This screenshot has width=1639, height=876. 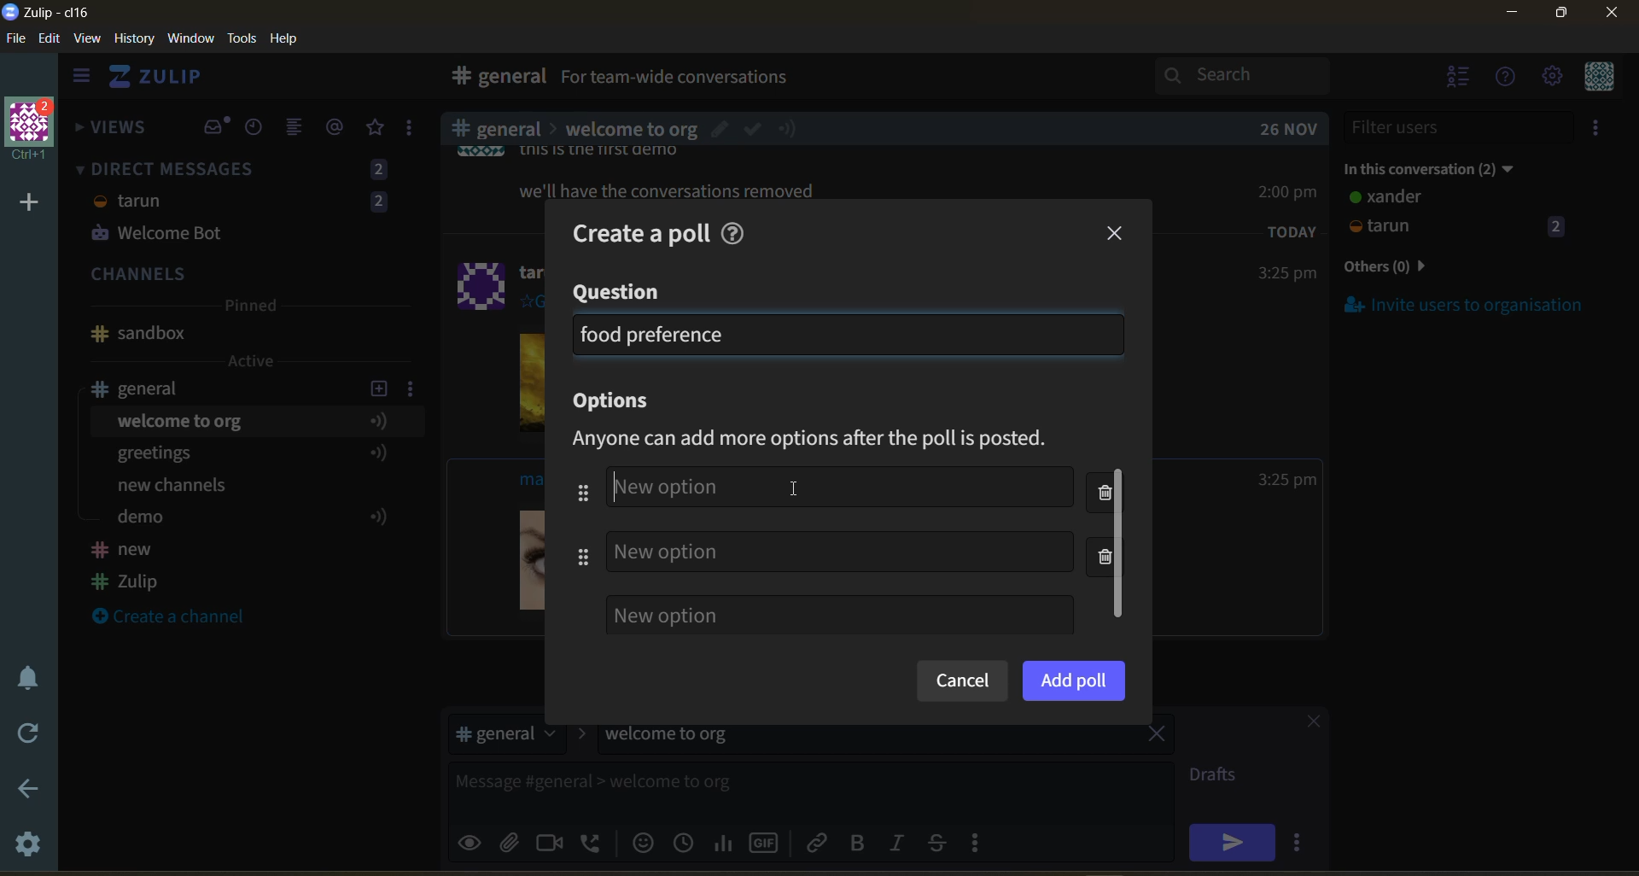 I want to click on close, so click(x=1117, y=234).